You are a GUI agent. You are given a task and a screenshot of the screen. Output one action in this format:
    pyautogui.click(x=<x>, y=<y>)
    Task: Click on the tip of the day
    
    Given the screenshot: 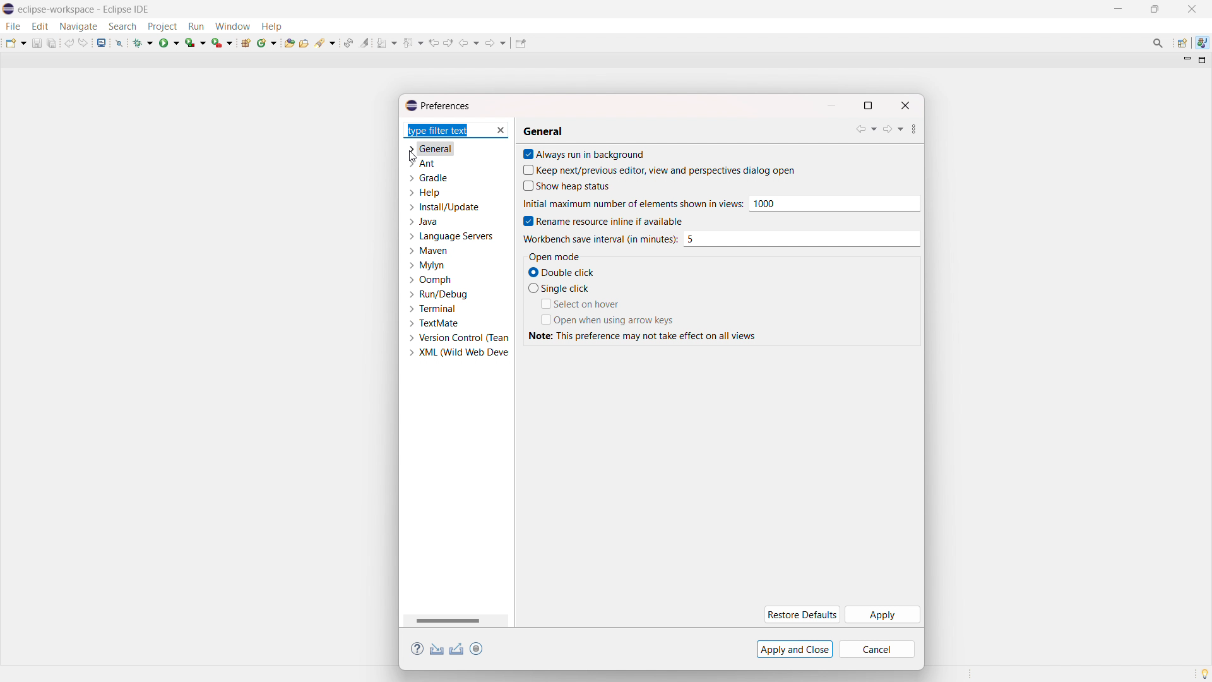 What is the action you would take?
    pyautogui.click(x=1204, y=673)
    